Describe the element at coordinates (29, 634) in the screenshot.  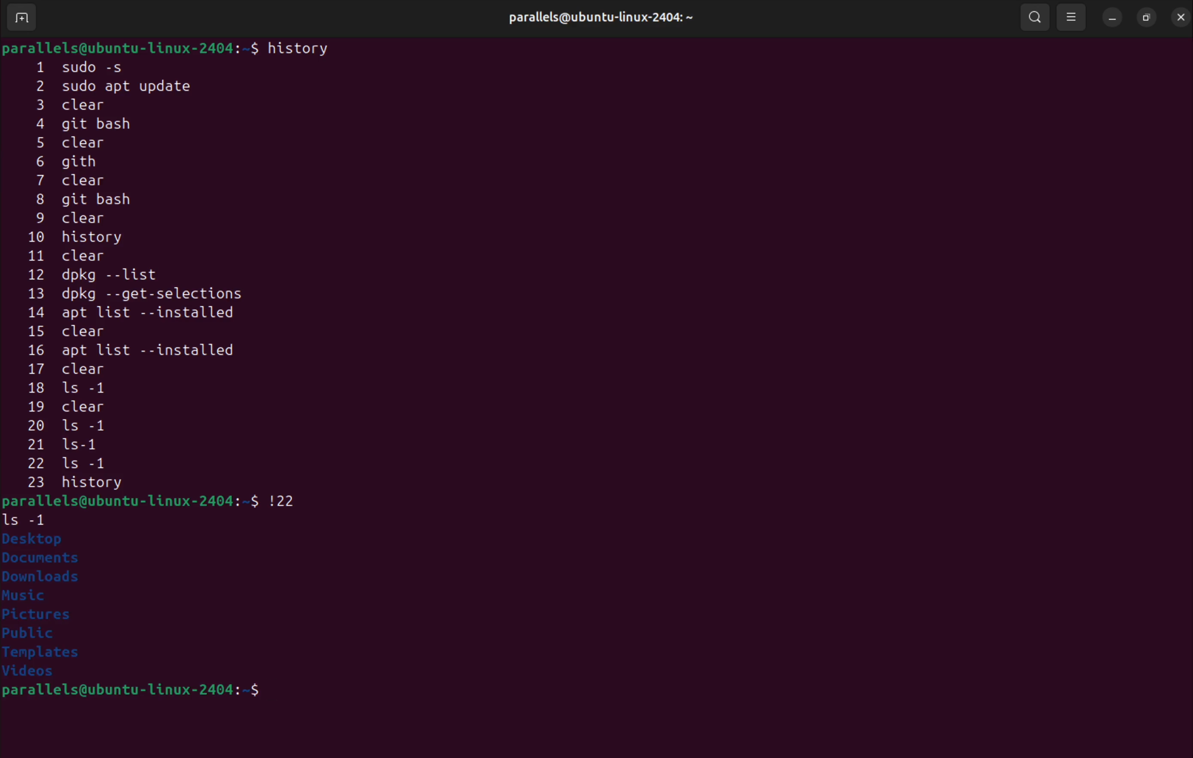
I see `public` at that location.